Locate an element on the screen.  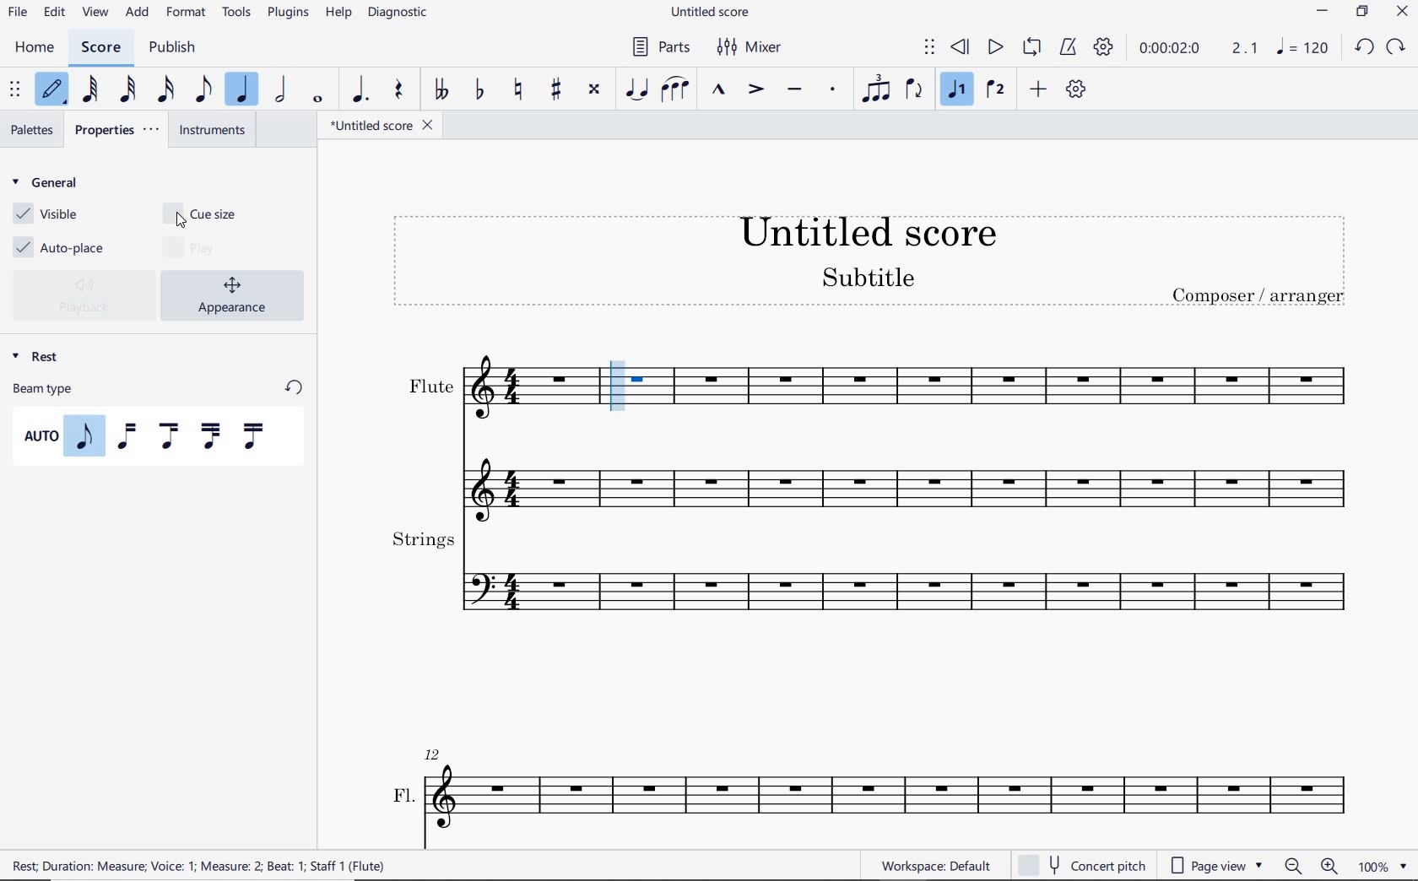
TOGGLE FLAT is located at coordinates (479, 90).